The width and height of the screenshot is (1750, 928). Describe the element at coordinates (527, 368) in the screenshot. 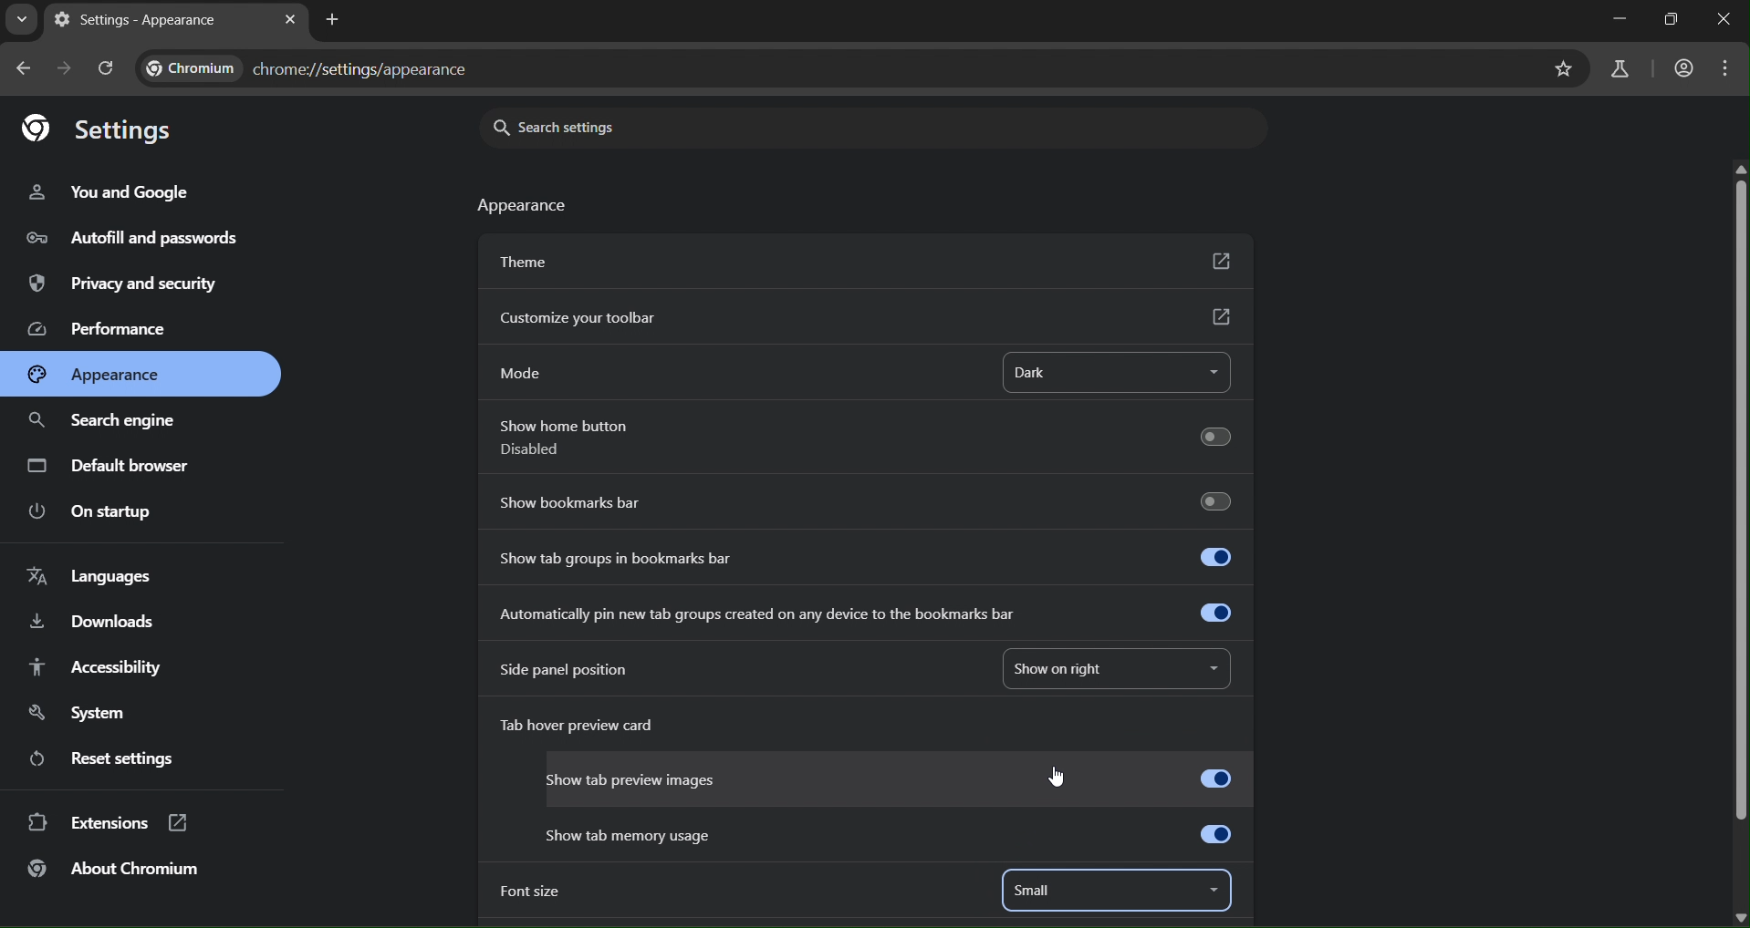

I see `mode` at that location.